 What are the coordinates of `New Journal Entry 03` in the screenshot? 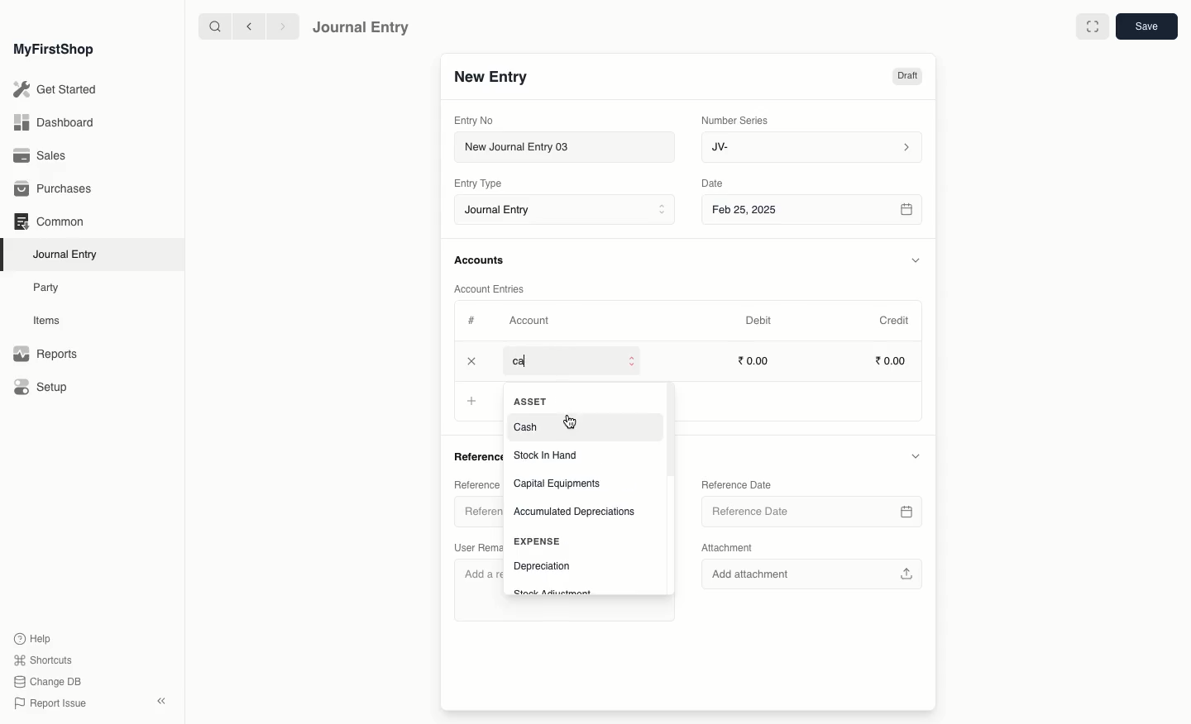 It's located at (569, 148).